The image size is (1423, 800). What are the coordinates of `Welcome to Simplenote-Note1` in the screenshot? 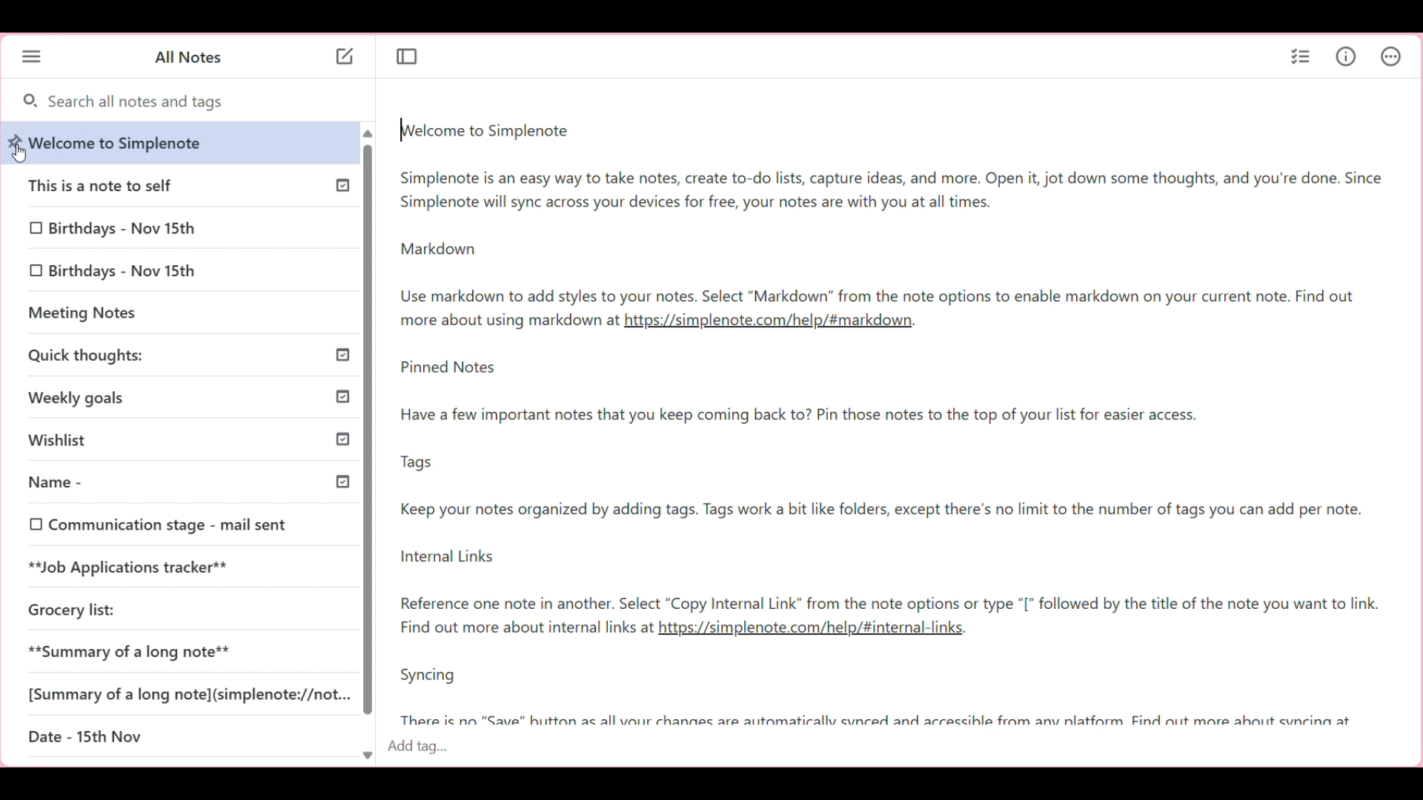 It's located at (892, 212).